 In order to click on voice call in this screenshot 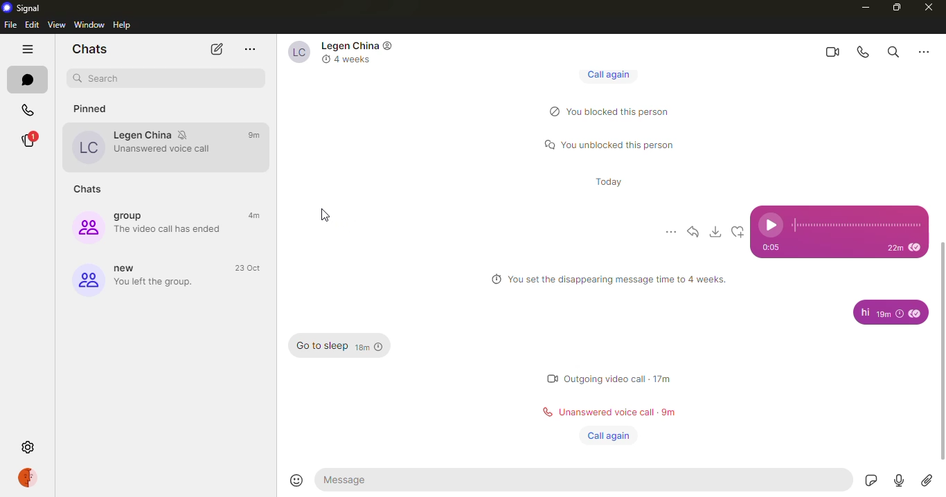, I will do `click(860, 52)`.